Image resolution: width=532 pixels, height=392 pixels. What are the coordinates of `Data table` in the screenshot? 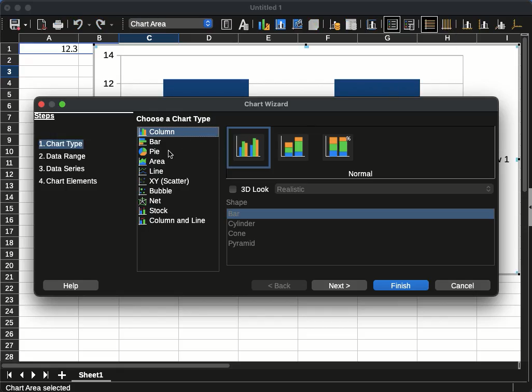 It's located at (352, 24).